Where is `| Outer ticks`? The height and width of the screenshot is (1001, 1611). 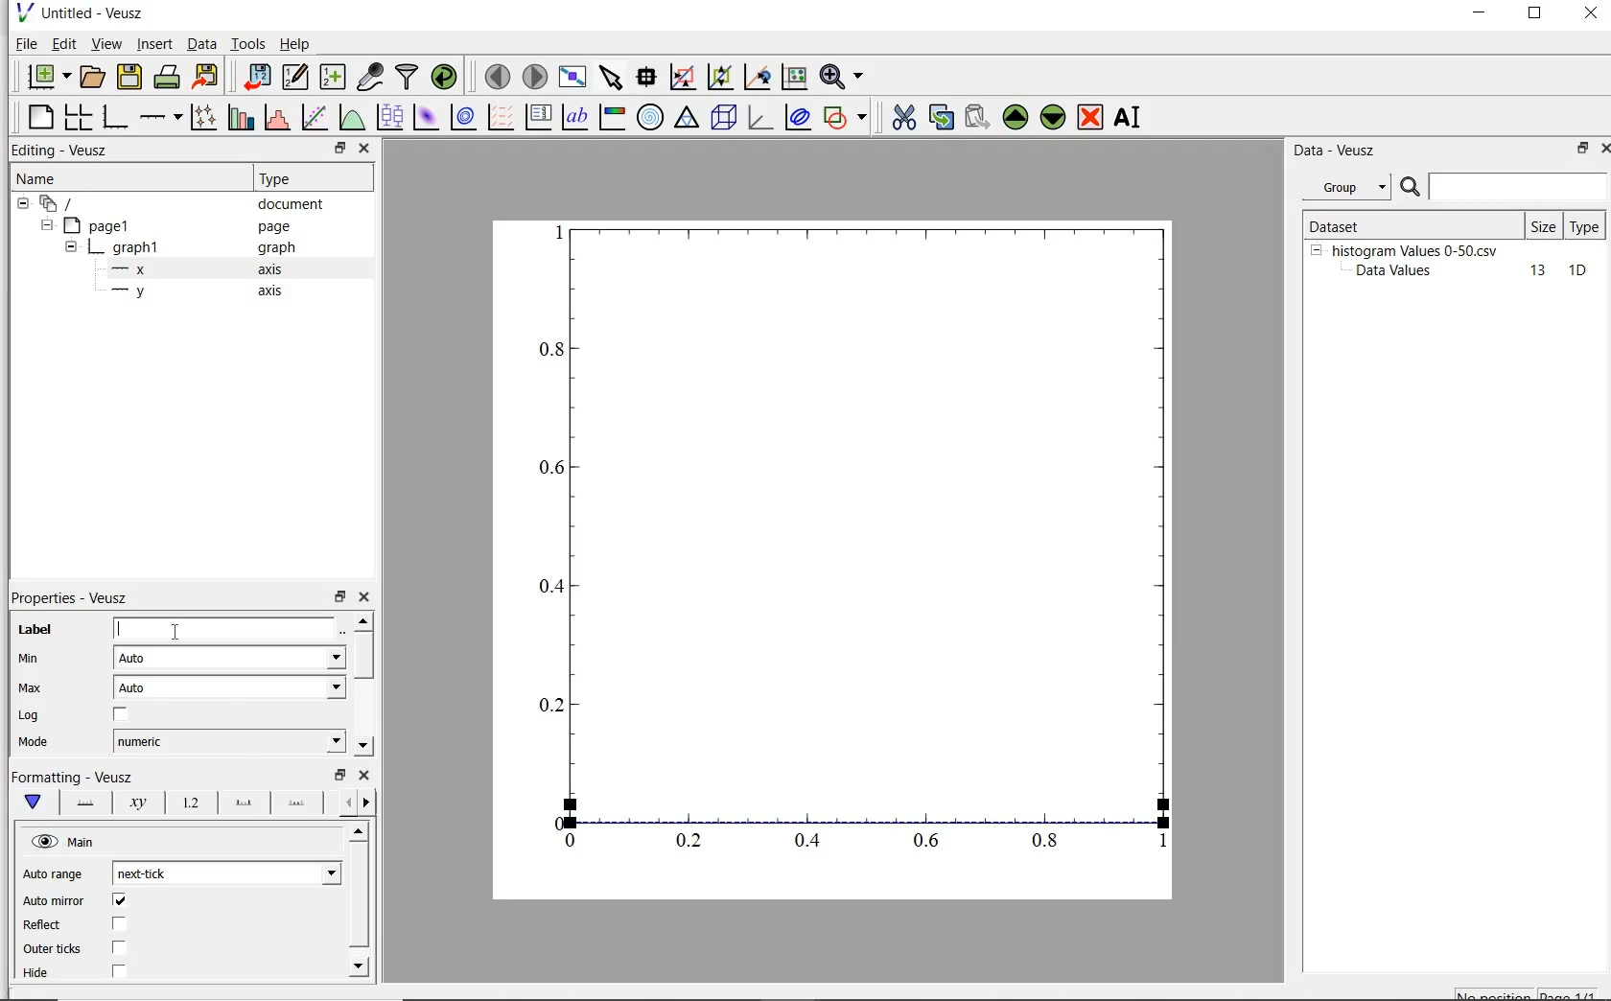 | Outer ticks is located at coordinates (55, 948).